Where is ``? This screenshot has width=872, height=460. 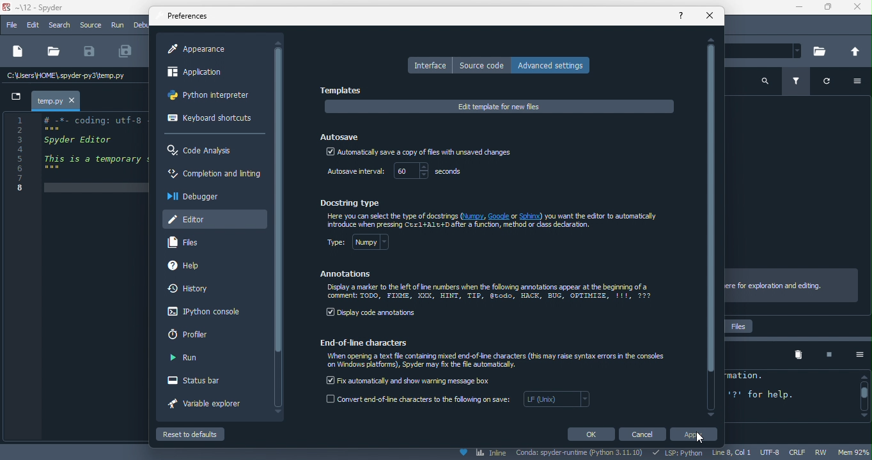  is located at coordinates (825, 51).